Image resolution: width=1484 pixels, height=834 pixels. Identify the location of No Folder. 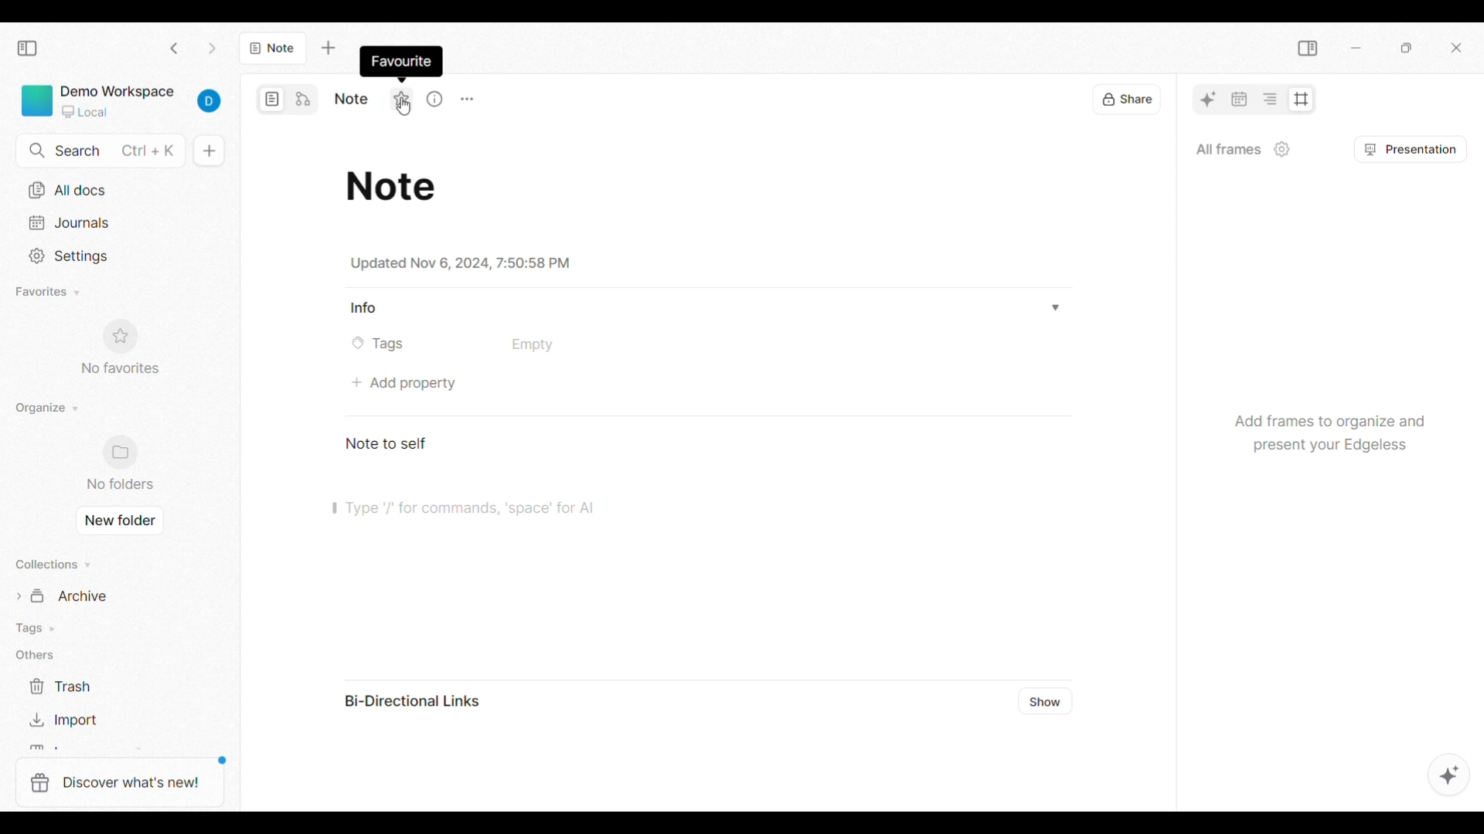
(123, 463).